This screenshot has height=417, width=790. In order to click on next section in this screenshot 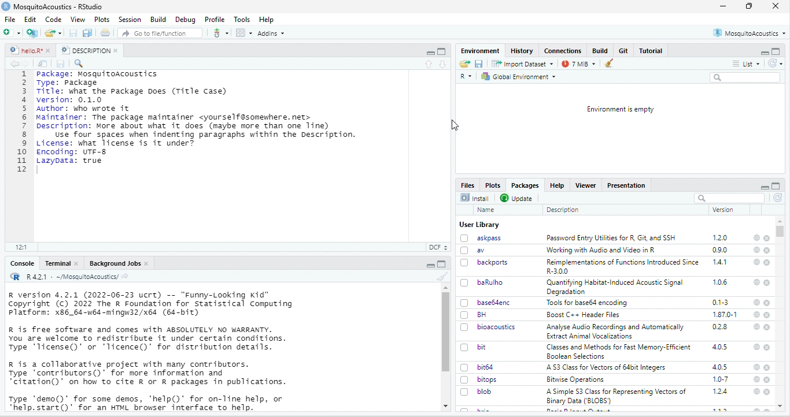, I will do `click(442, 65)`.